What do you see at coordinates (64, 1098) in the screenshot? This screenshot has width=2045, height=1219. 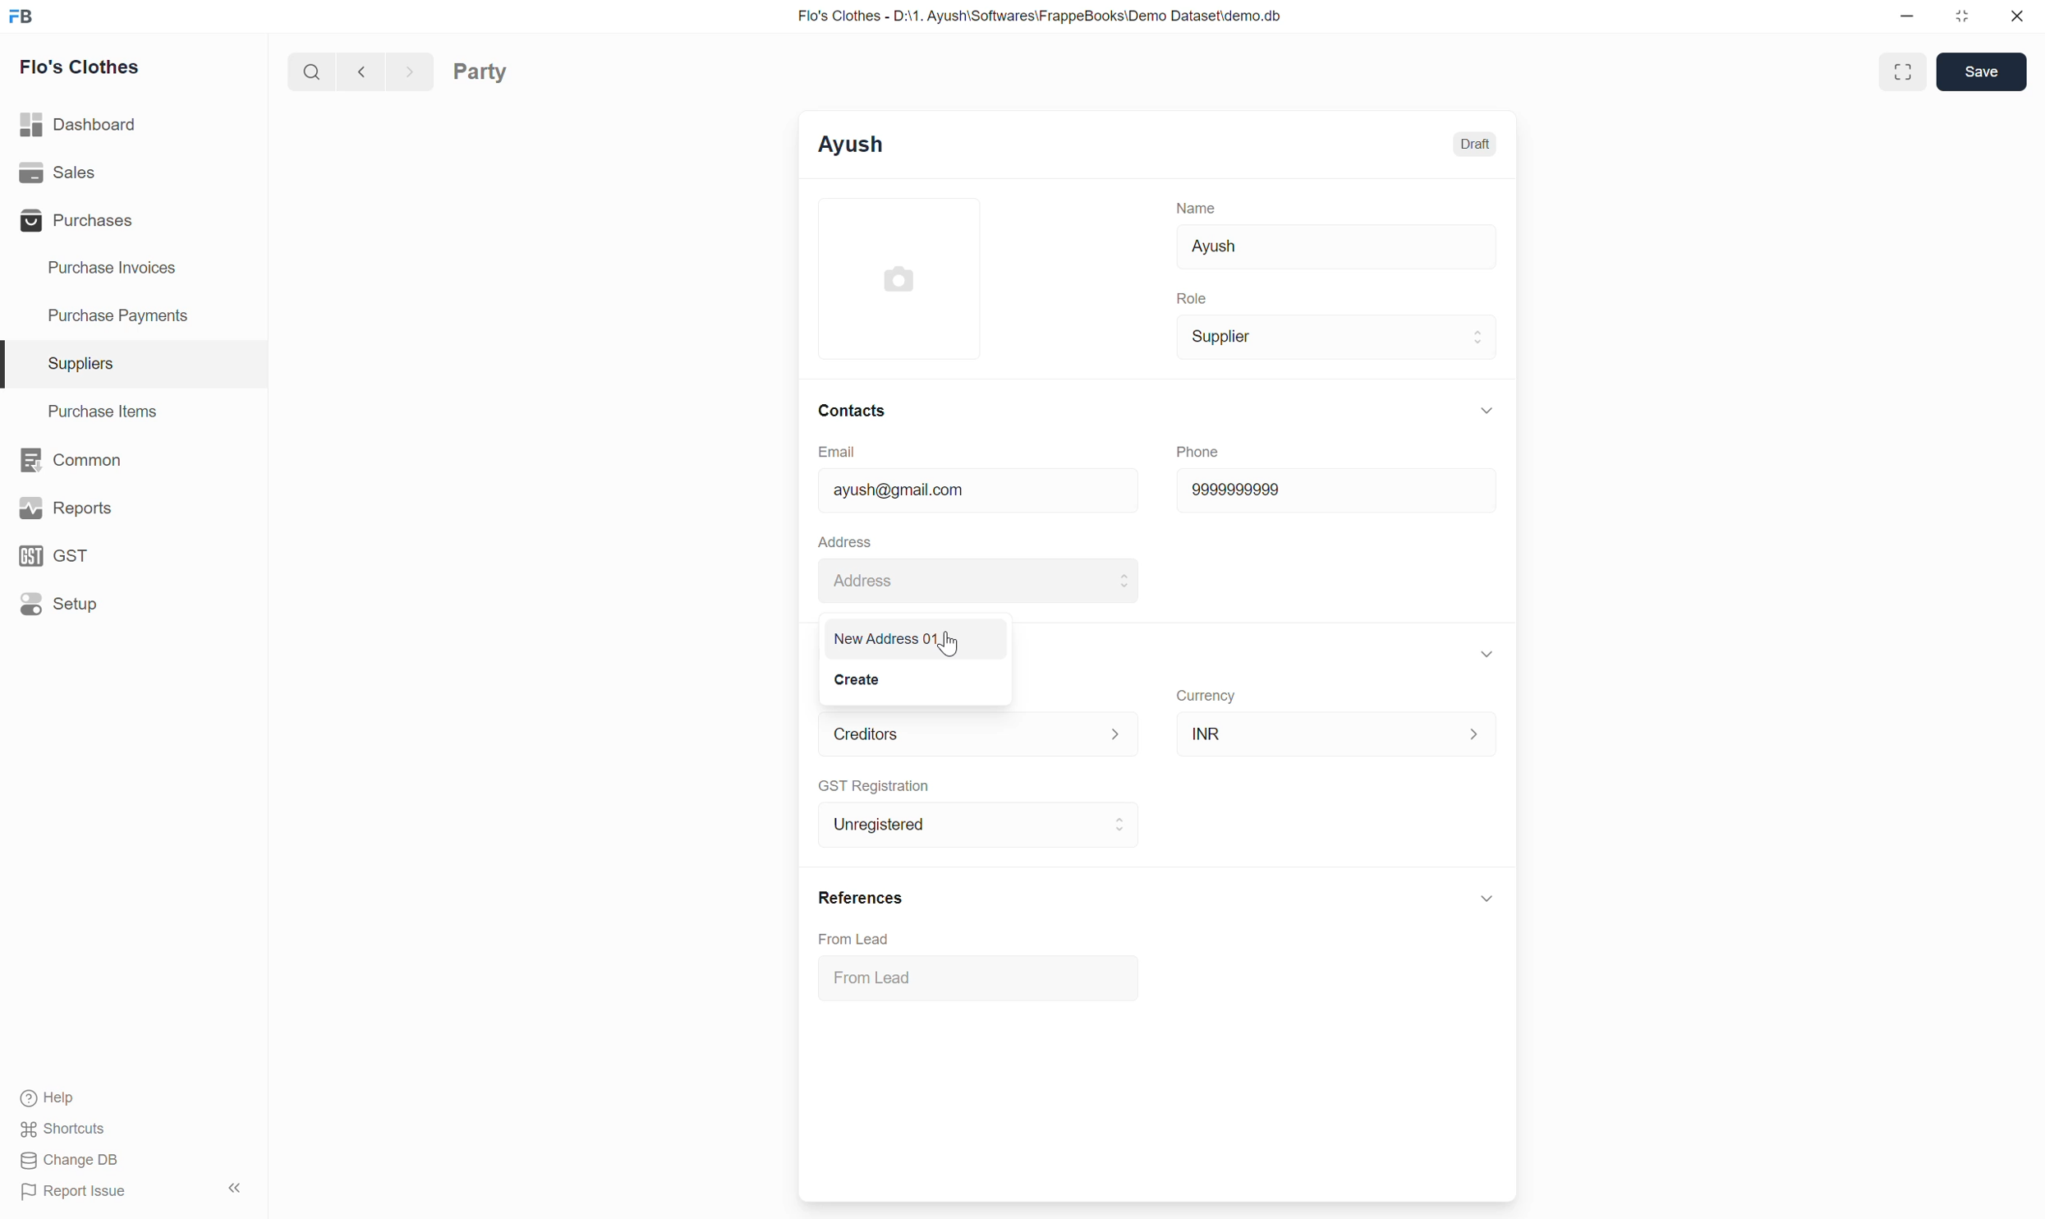 I see `Help` at bounding box center [64, 1098].